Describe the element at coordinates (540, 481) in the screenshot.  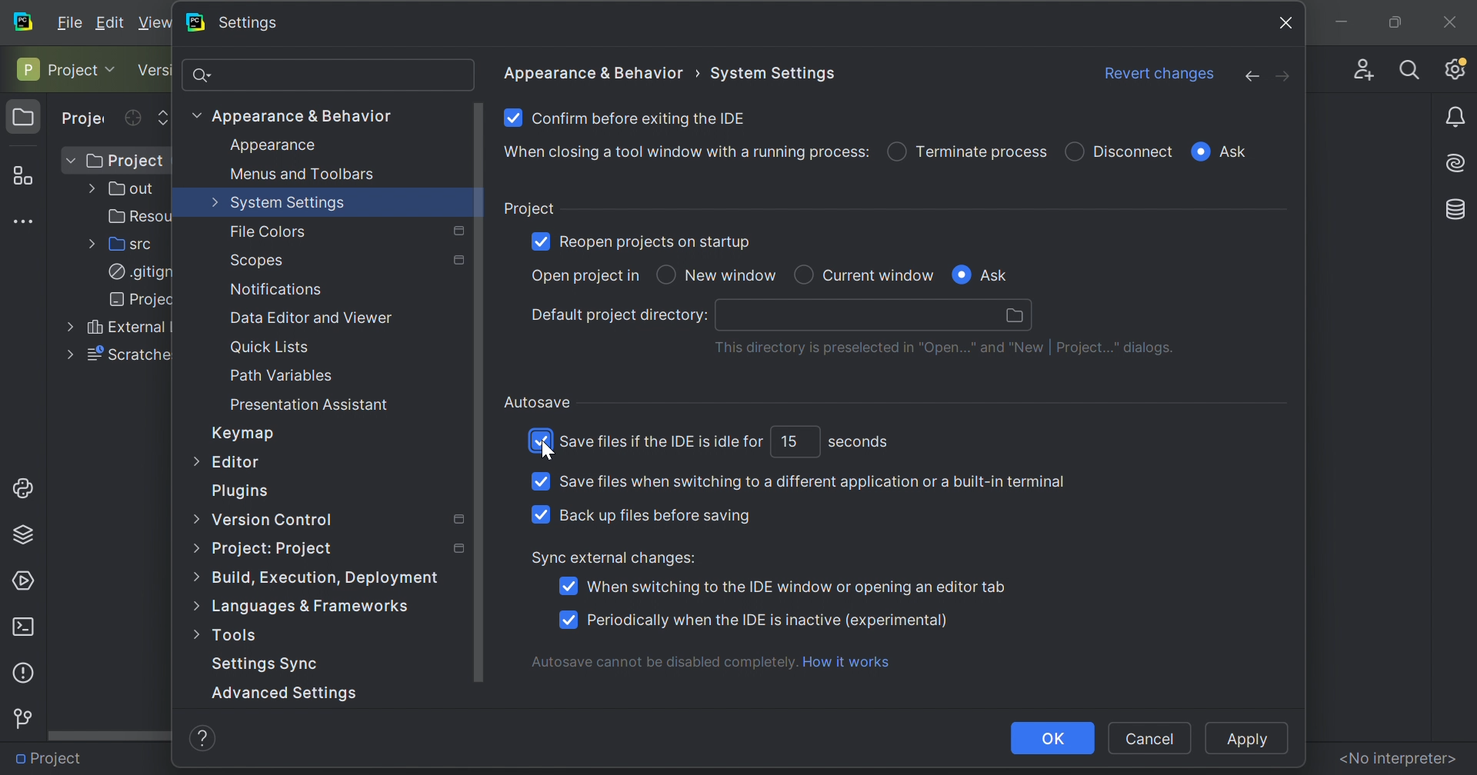
I see `Checkbox` at that location.